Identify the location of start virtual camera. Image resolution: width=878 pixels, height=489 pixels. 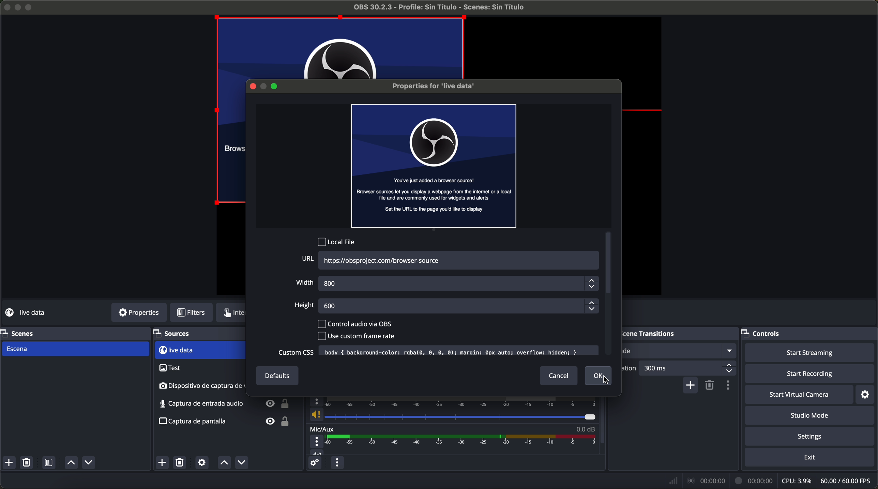
(800, 395).